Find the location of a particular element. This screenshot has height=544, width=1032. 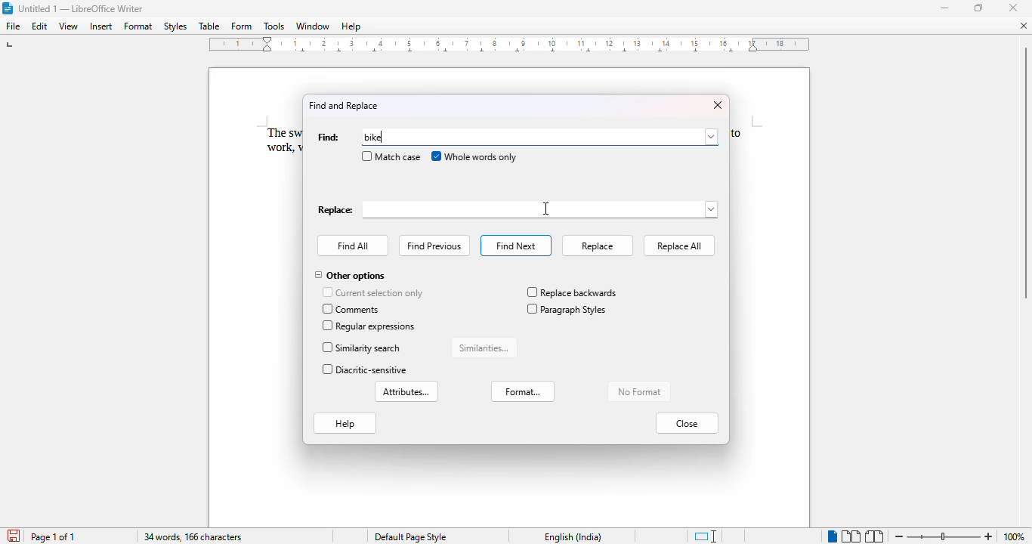

find next is located at coordinates (515, 246).